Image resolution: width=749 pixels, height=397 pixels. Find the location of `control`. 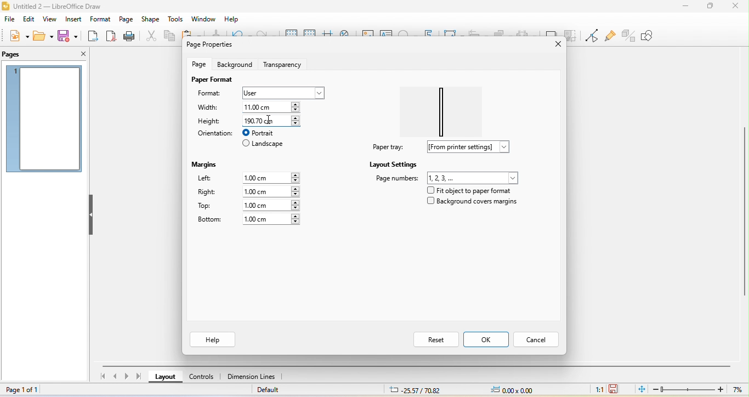

control is located at coordinates (202, 378).